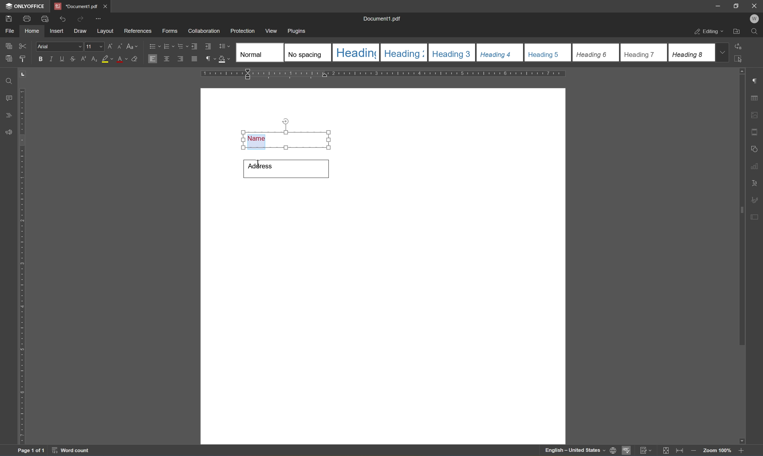 The width and height of the screenshot is (763, 456). Describe the element at coordinates (755, 97) in the screenshot. I see `table settings` at that location.